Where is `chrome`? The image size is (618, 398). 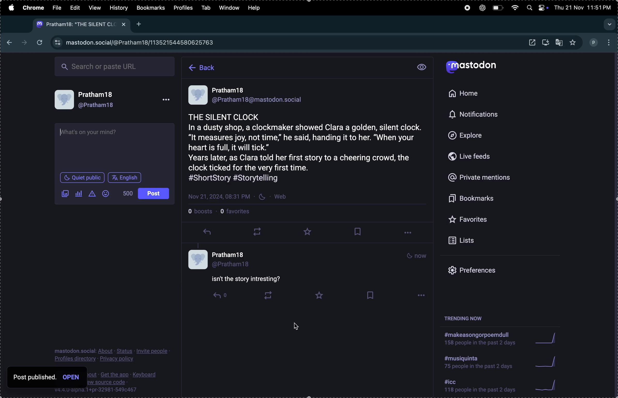 chrome is located at coordinates (34, 8).